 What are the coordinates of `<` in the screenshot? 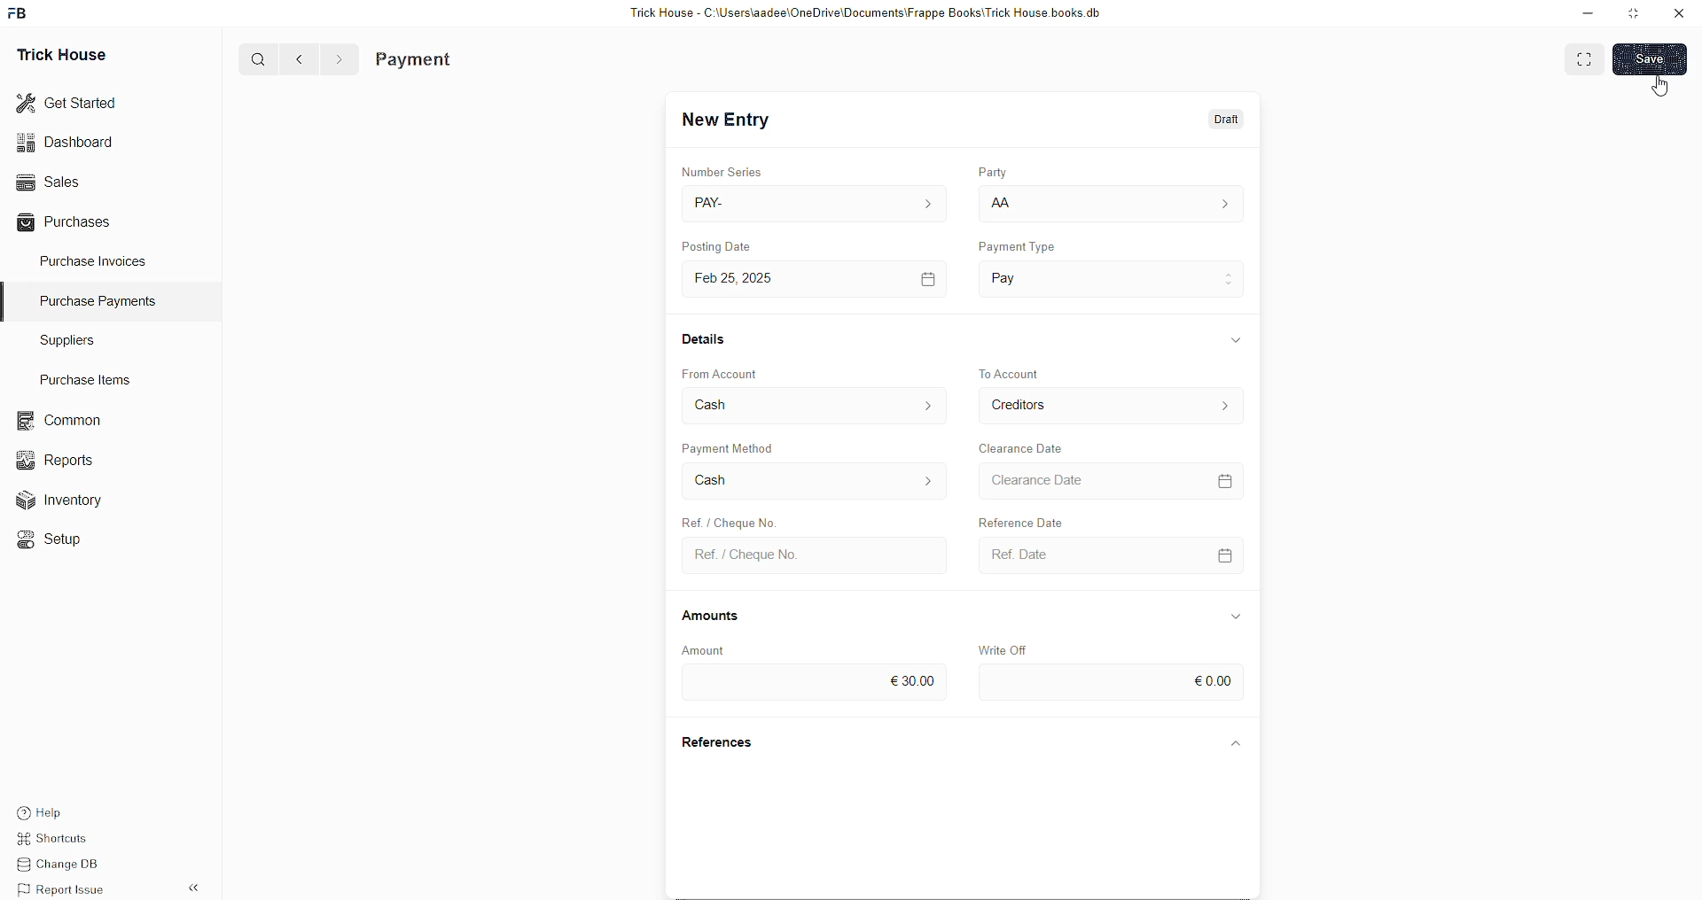 It's located at (295, 58).